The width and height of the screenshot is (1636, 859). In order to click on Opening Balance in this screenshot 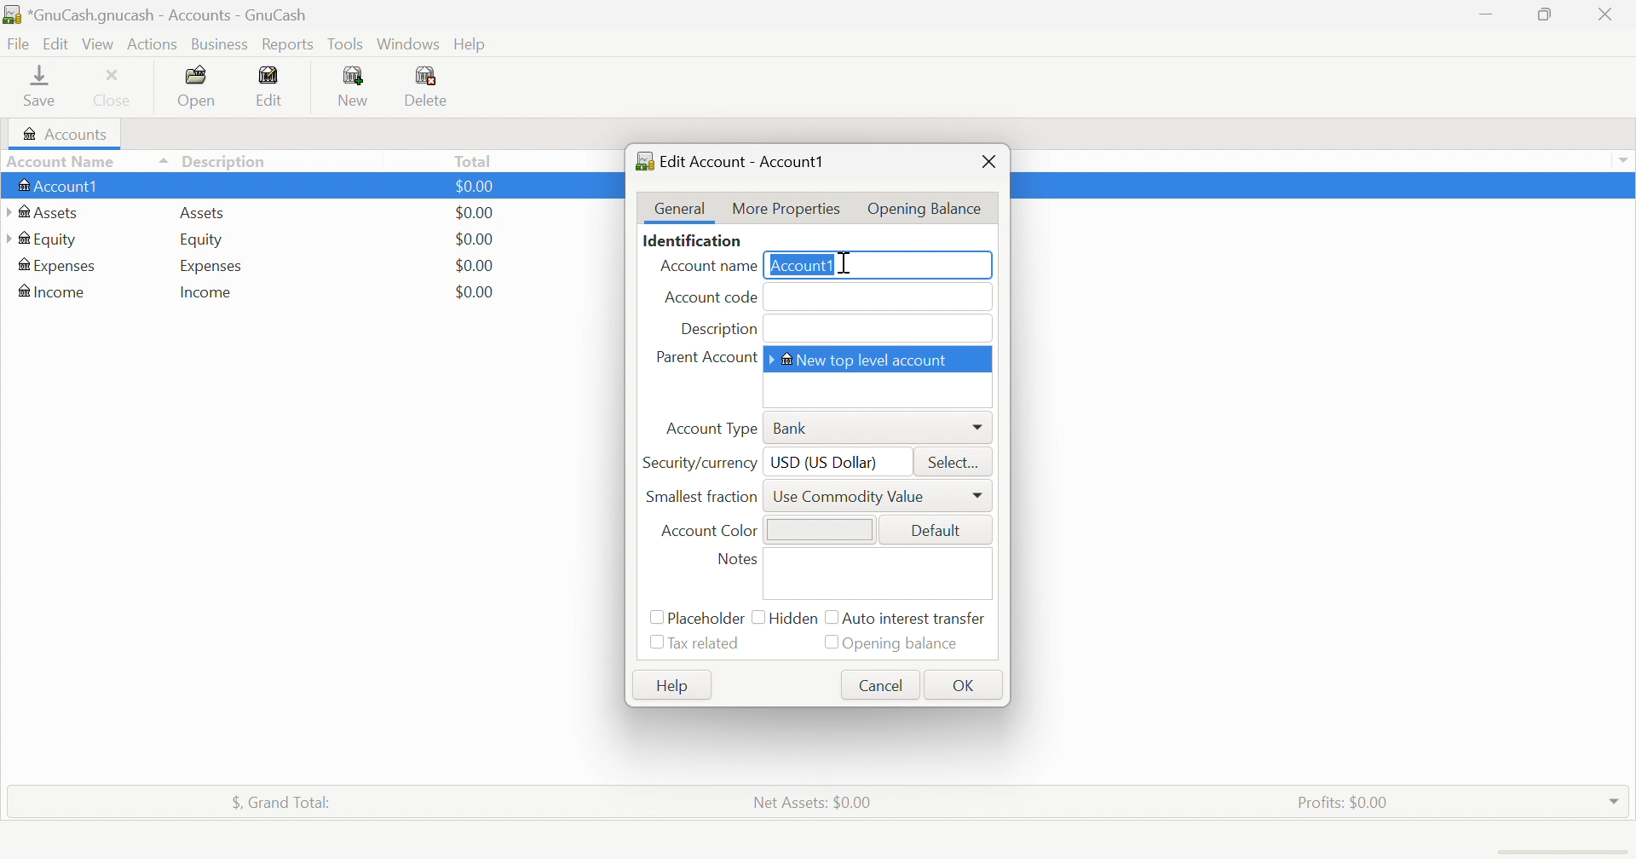, I will do `click(924, 207)`.